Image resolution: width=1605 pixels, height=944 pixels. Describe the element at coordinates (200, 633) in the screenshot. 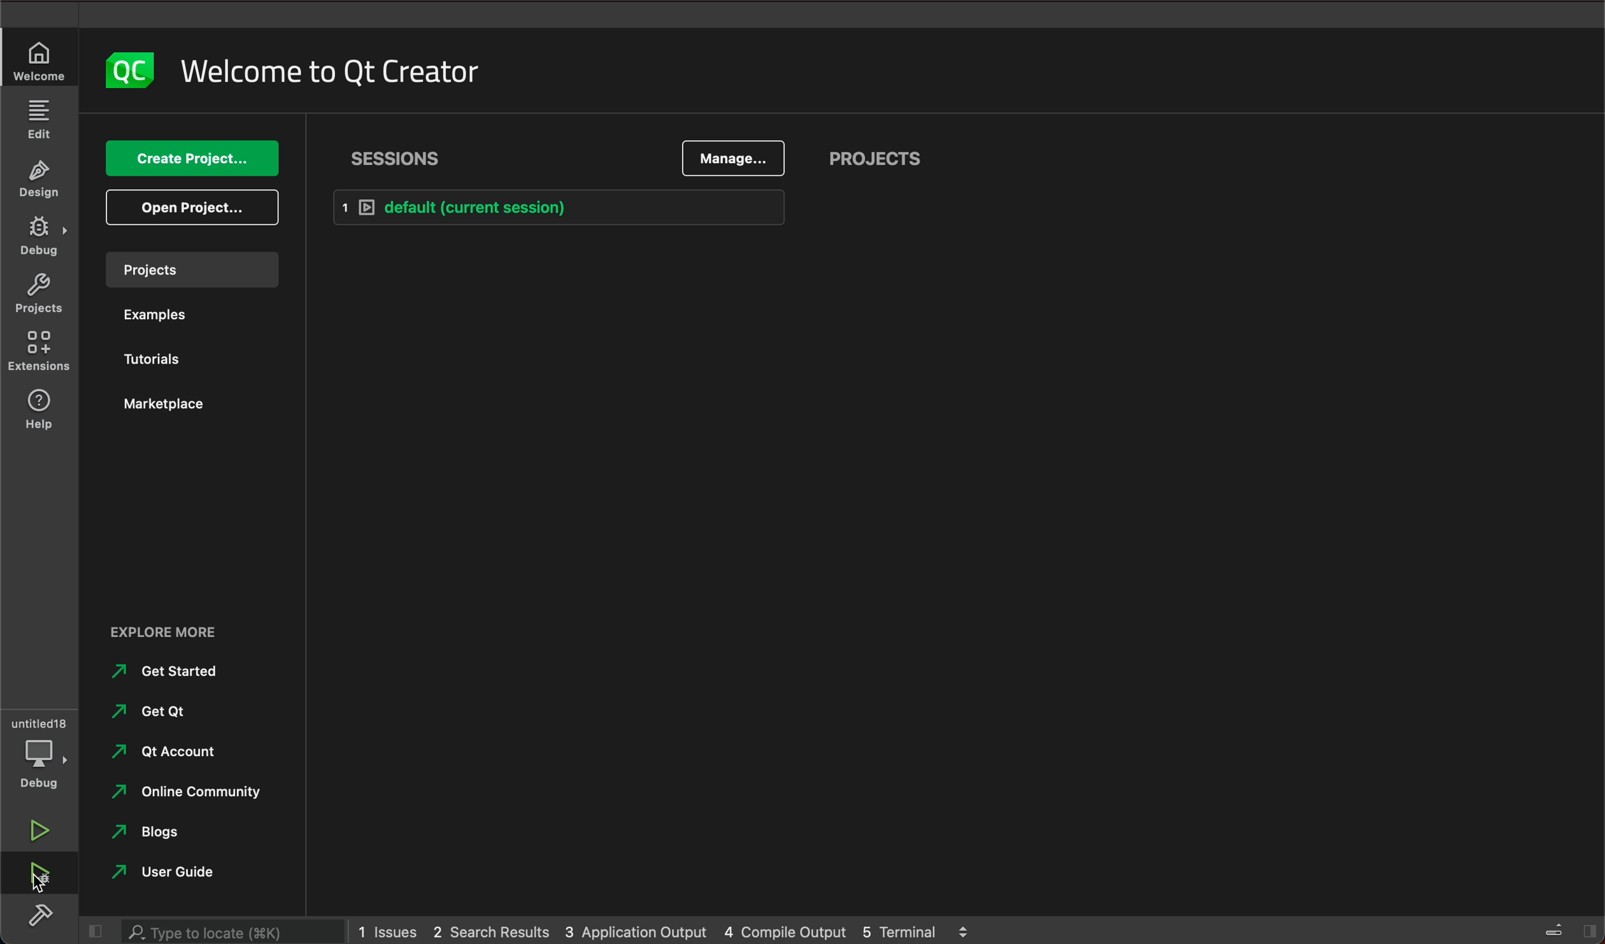

I see `external links` at that location.